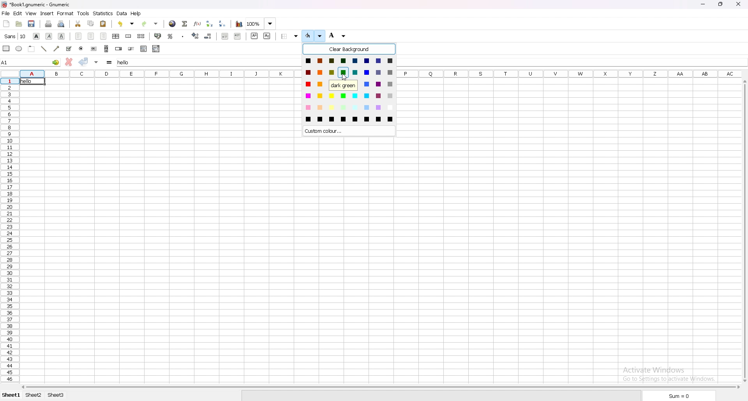 The width and height of the screenshot is (748, 401). Describe the element at coordinates (198, 24) in the screenshot. I see `function` at that location.